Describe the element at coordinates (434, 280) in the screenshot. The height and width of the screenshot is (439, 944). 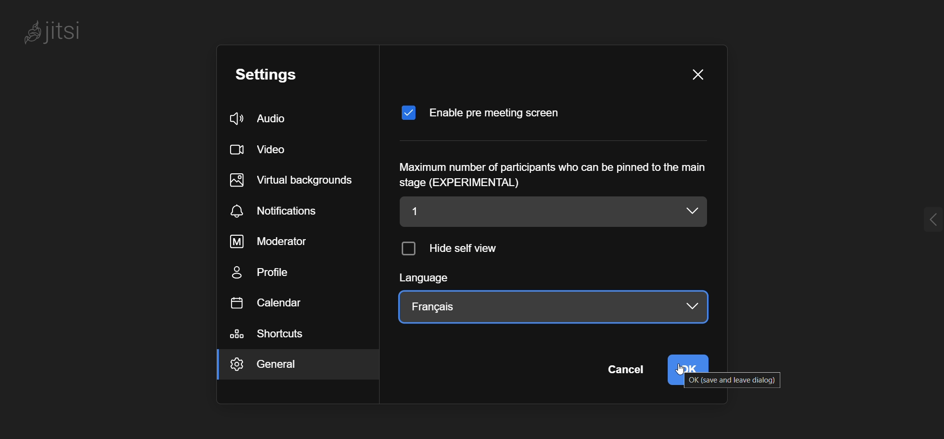
I see `langugae` at that location.